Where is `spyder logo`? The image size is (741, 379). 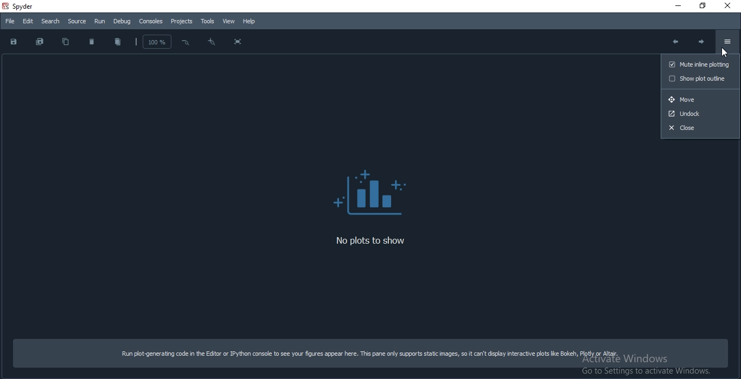
spyder logo is located at coordinates (5, 8).